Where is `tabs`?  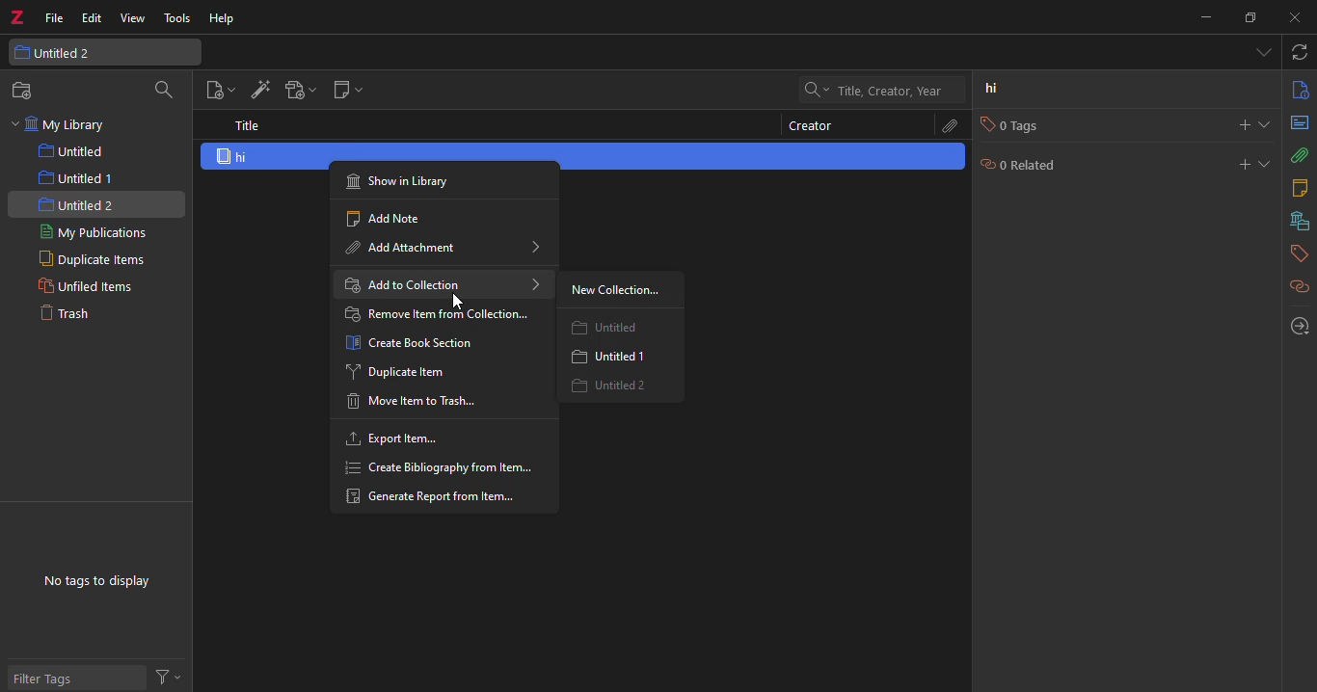 tabs is located at coordinates (1261, 52).